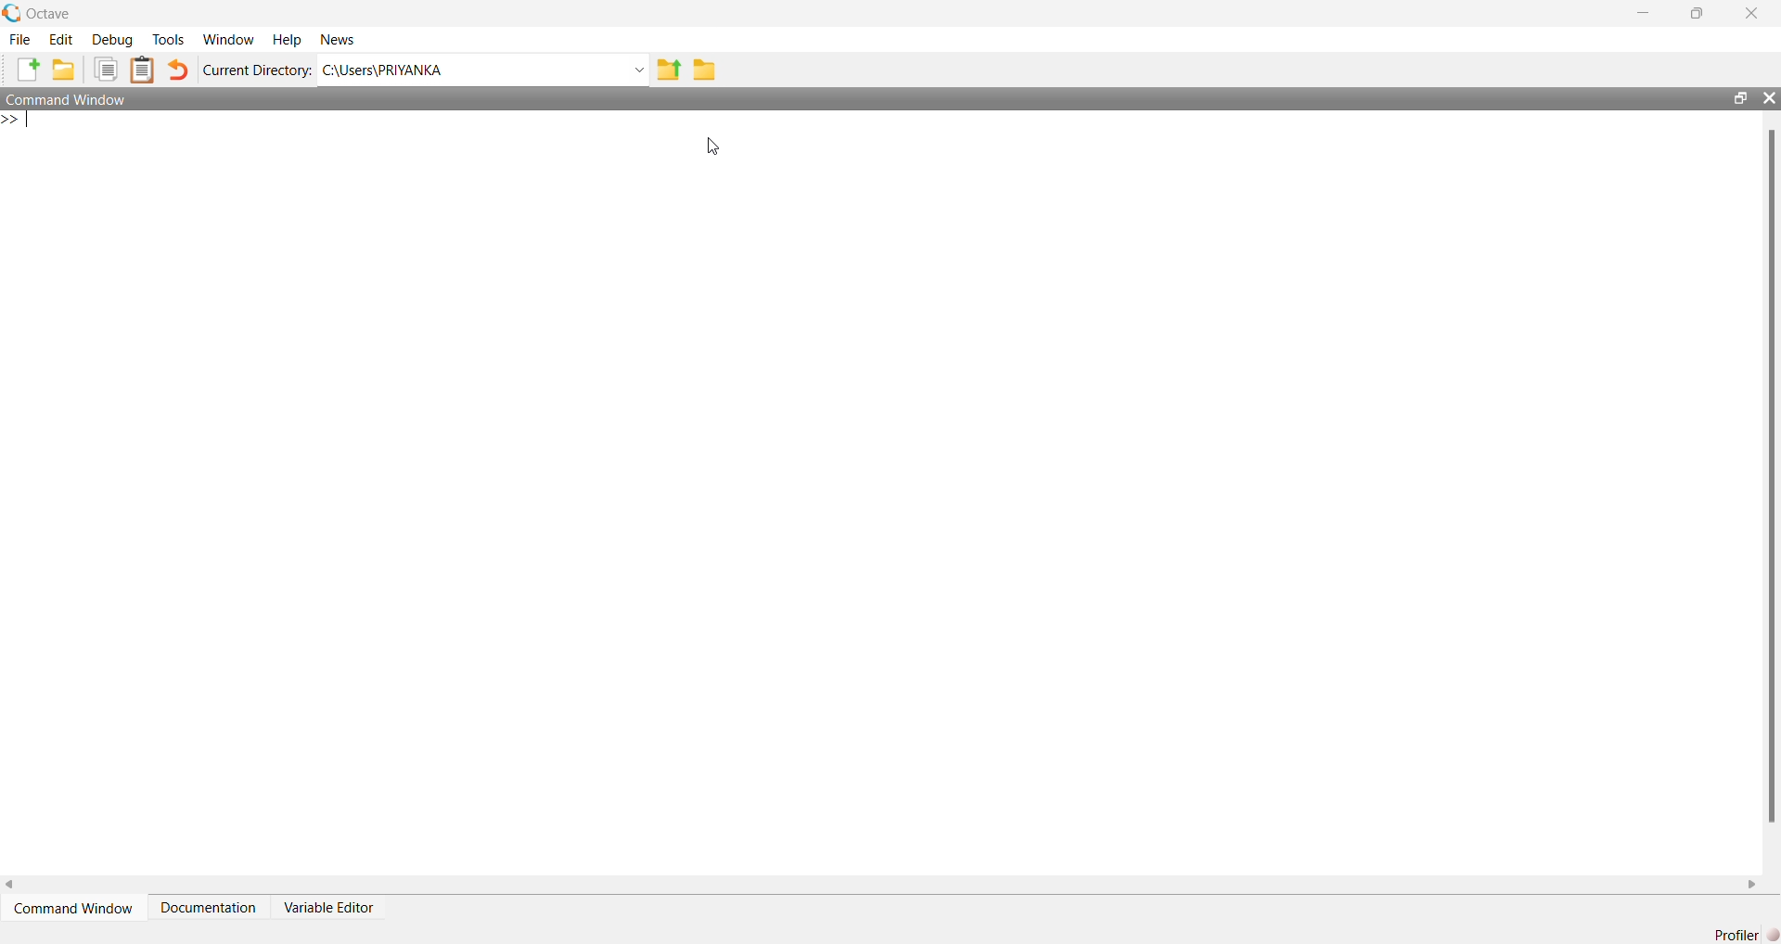 The image size is (1781, 944). Describe the element at coordinates (1752, 13) in the screenshot. I see `close` at that location.